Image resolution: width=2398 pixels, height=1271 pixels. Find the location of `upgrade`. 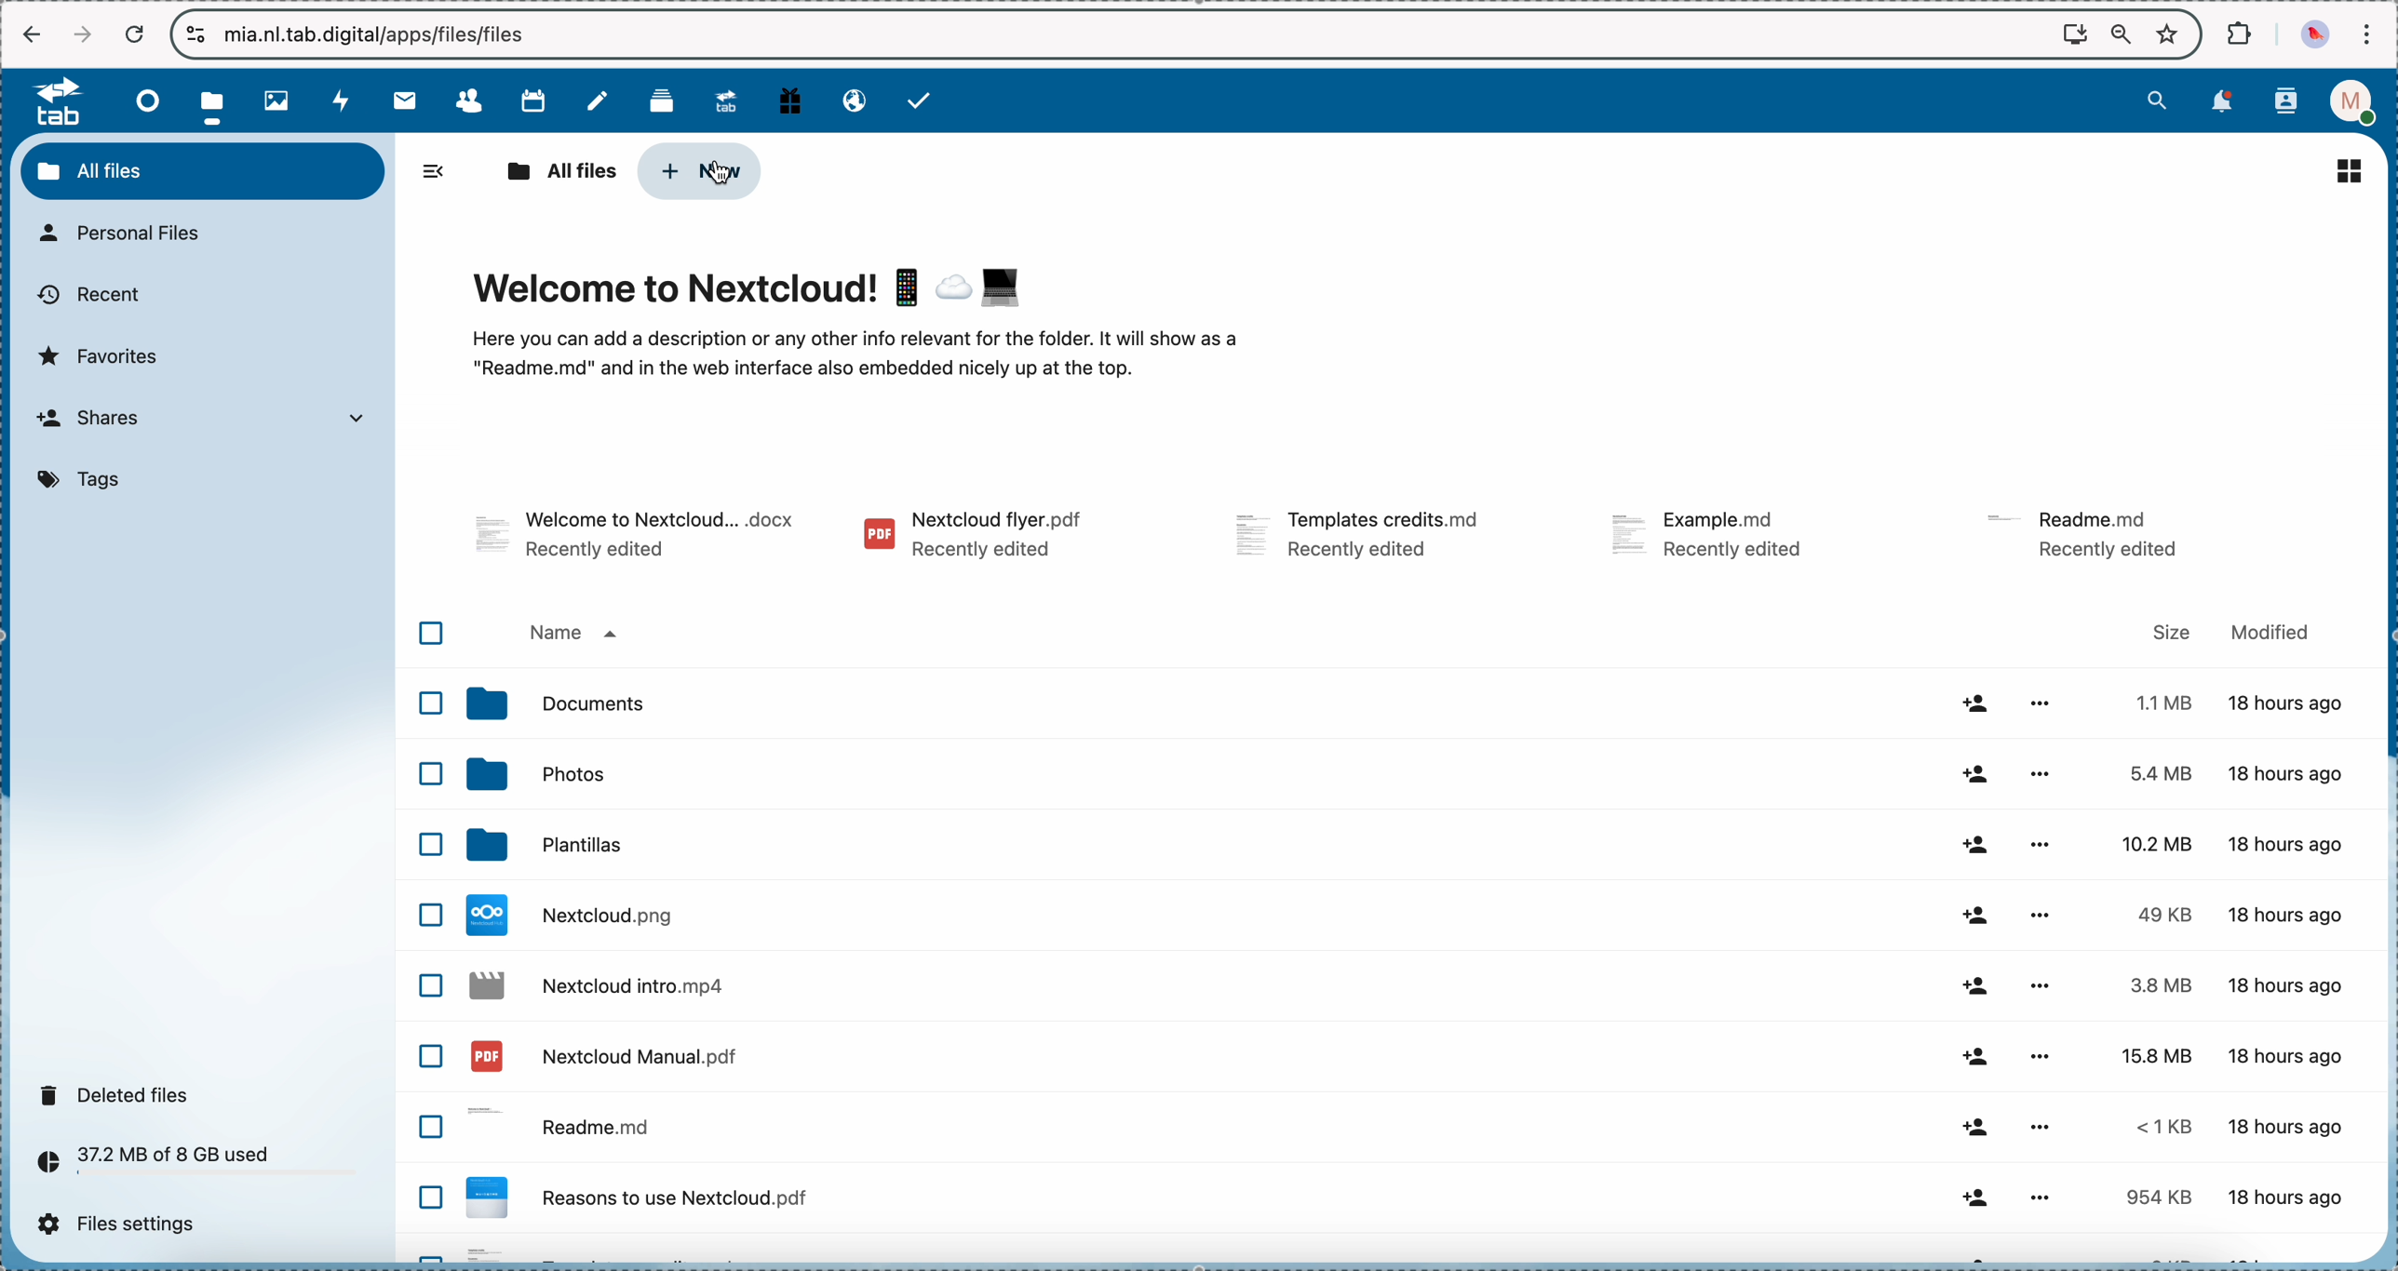

upgrade is located at coordinates (726, 100).